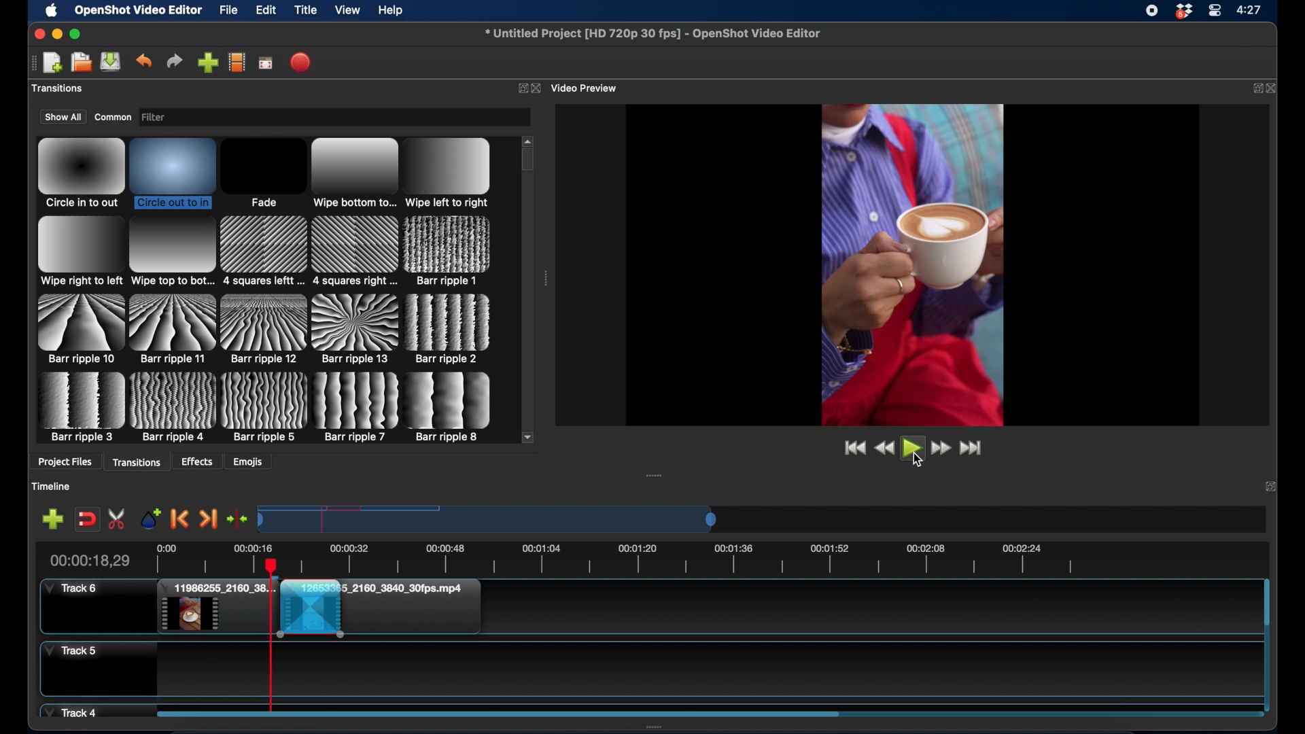  I want to click on timeline, so click(52, 486).